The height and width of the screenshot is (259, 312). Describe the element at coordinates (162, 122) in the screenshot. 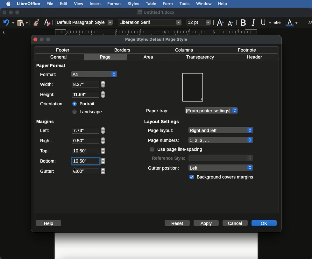

I see `Layout settings` at that location.